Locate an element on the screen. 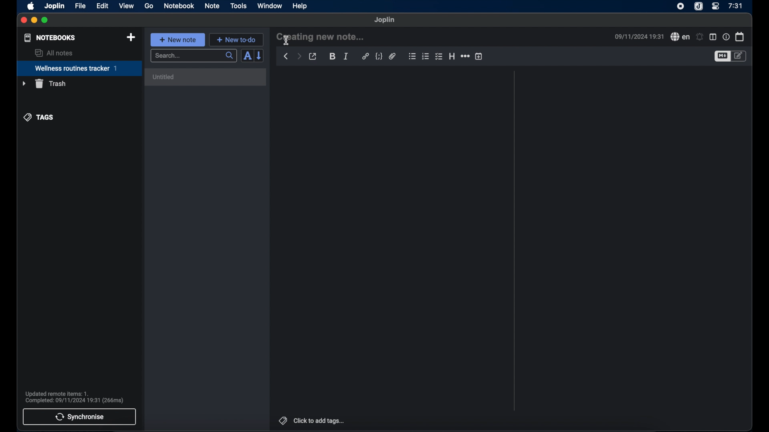 Image resolution: width=769 pixels, height=432 pixels. spell check is located at coordinates (679, 36).